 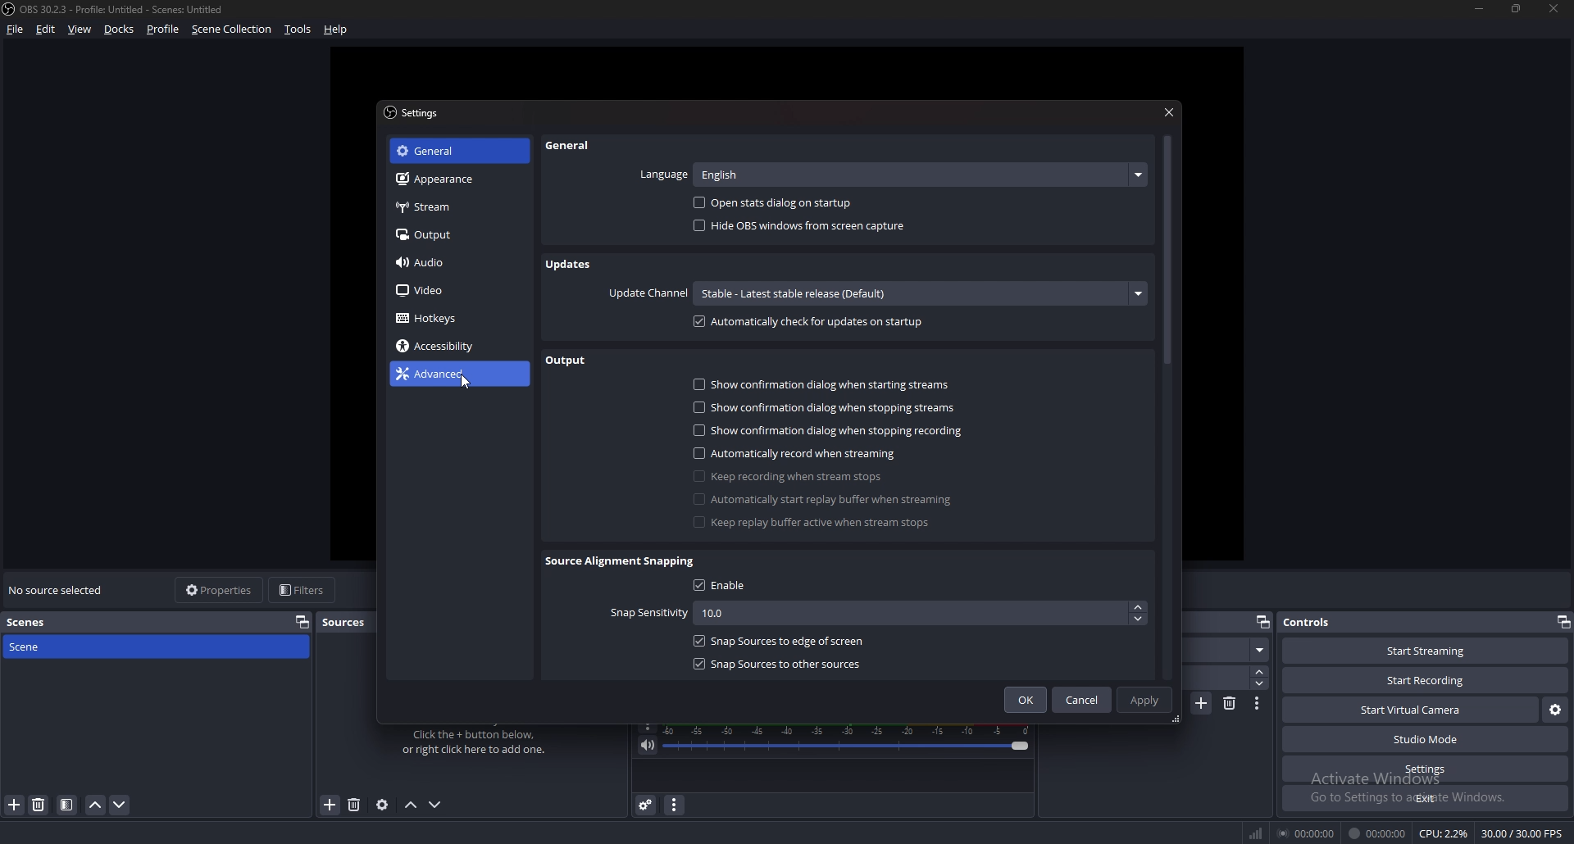 I want to click on hide OBS windows from screen capture, so click(x=801, y=226).